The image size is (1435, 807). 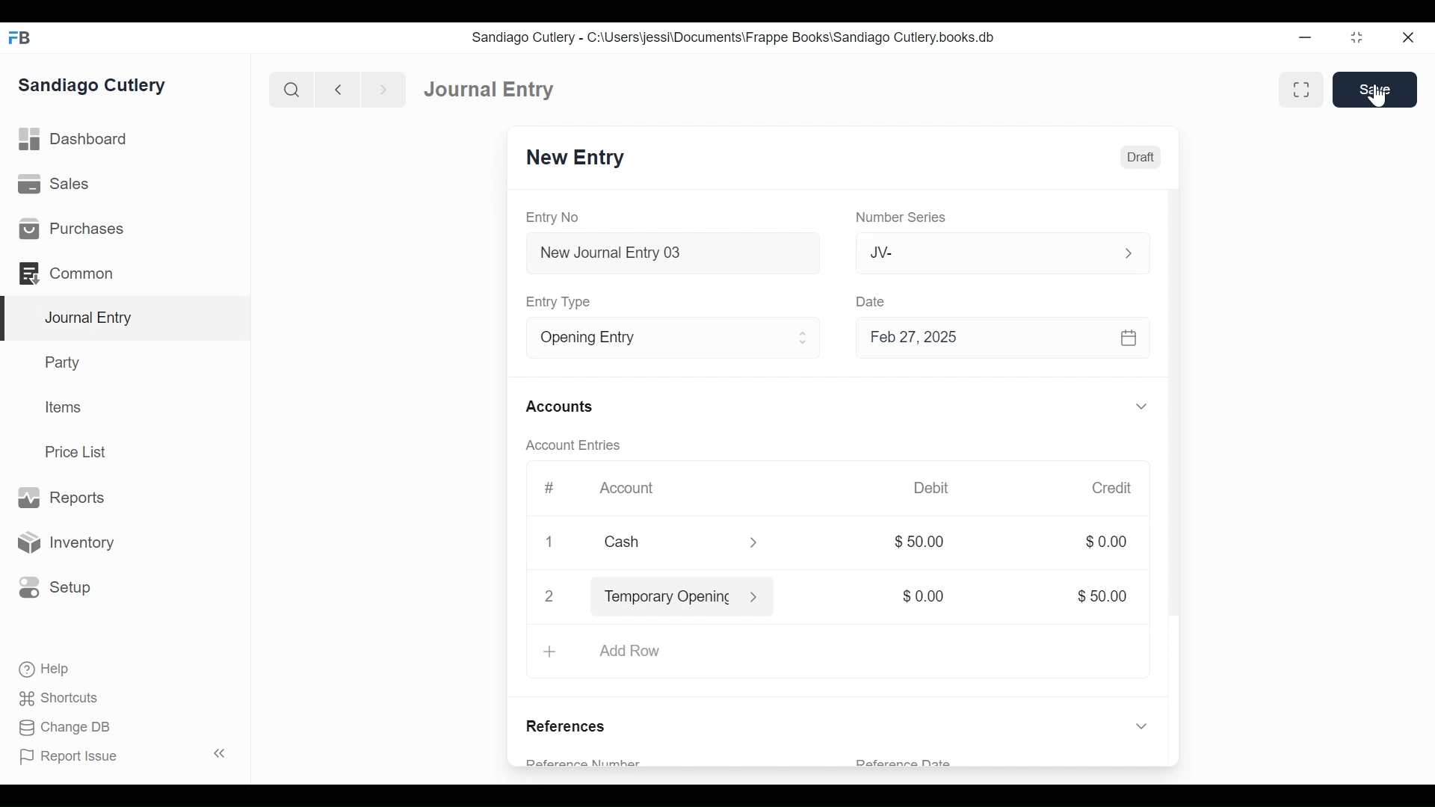 What do you see at coordinates (1144, 406) in the screenshot?
I see `Expand` at bounding box center [1144, 406].